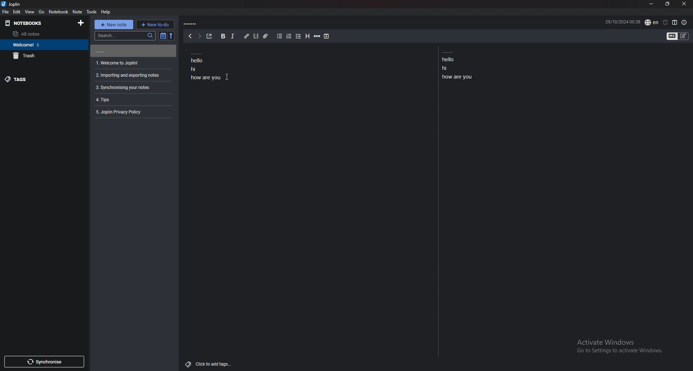 Image resolution: width=693 pixels, height=371 pixels. Describe the element at coordinates (44, 56) in the screenshot. I see `trash` at that location.